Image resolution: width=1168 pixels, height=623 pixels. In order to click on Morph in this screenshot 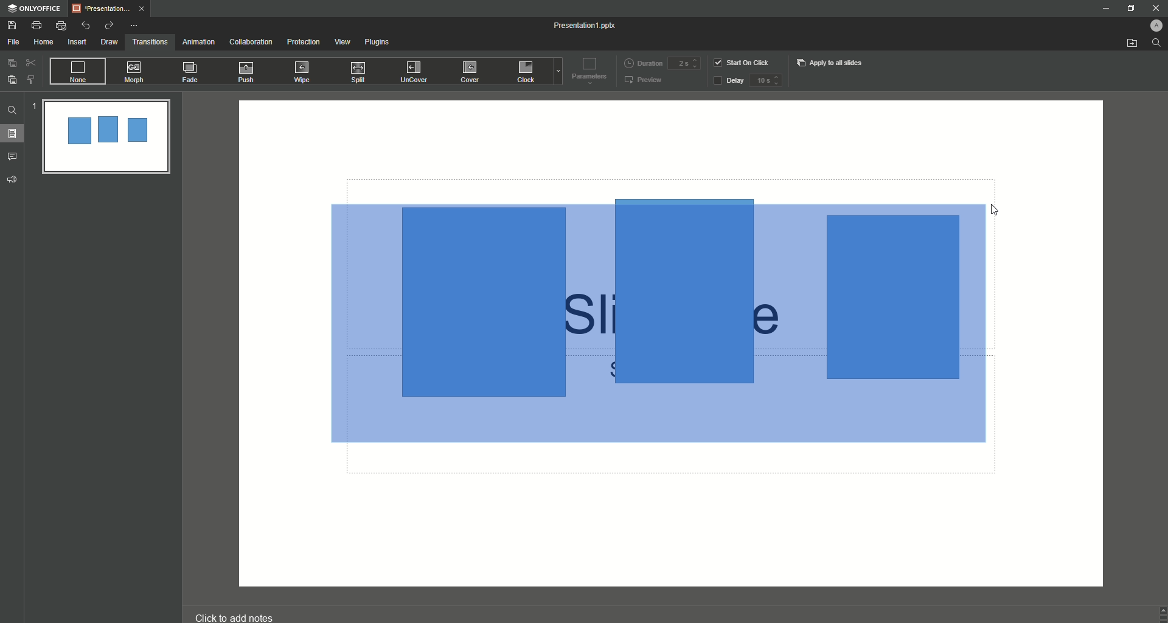, I will do `click(136, 72)`.